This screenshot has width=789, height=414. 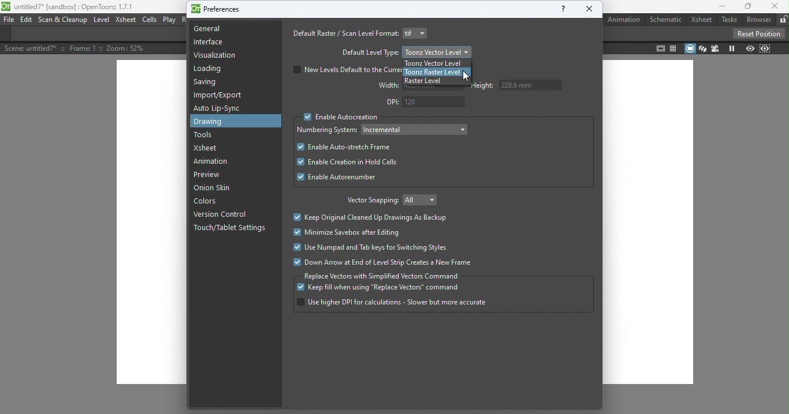 What do you see at coordinates (423, 201) in the screenshot?
I see `Drop down` at bounding box center [423, 201].